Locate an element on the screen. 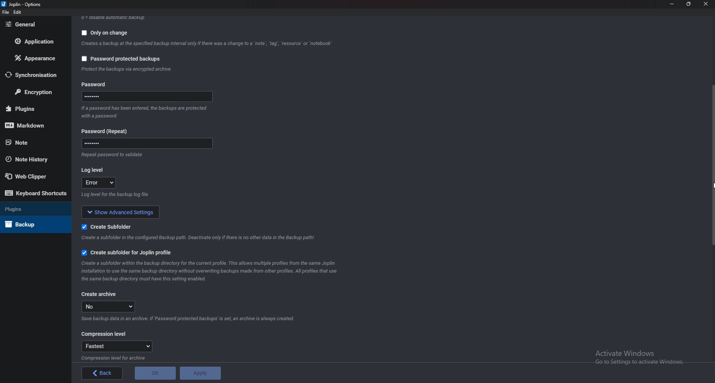  no is located at coordinates (109, 306).